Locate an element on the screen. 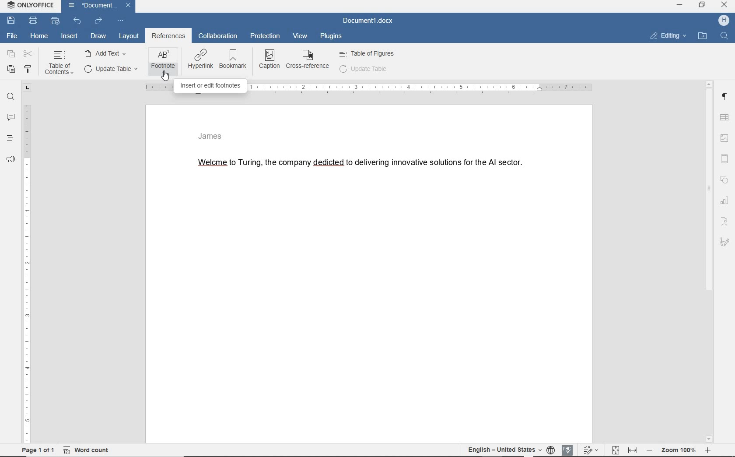 The height and width of the screenshot is (457, 735). page 1 of 1 is located at coordinates (41, 451).